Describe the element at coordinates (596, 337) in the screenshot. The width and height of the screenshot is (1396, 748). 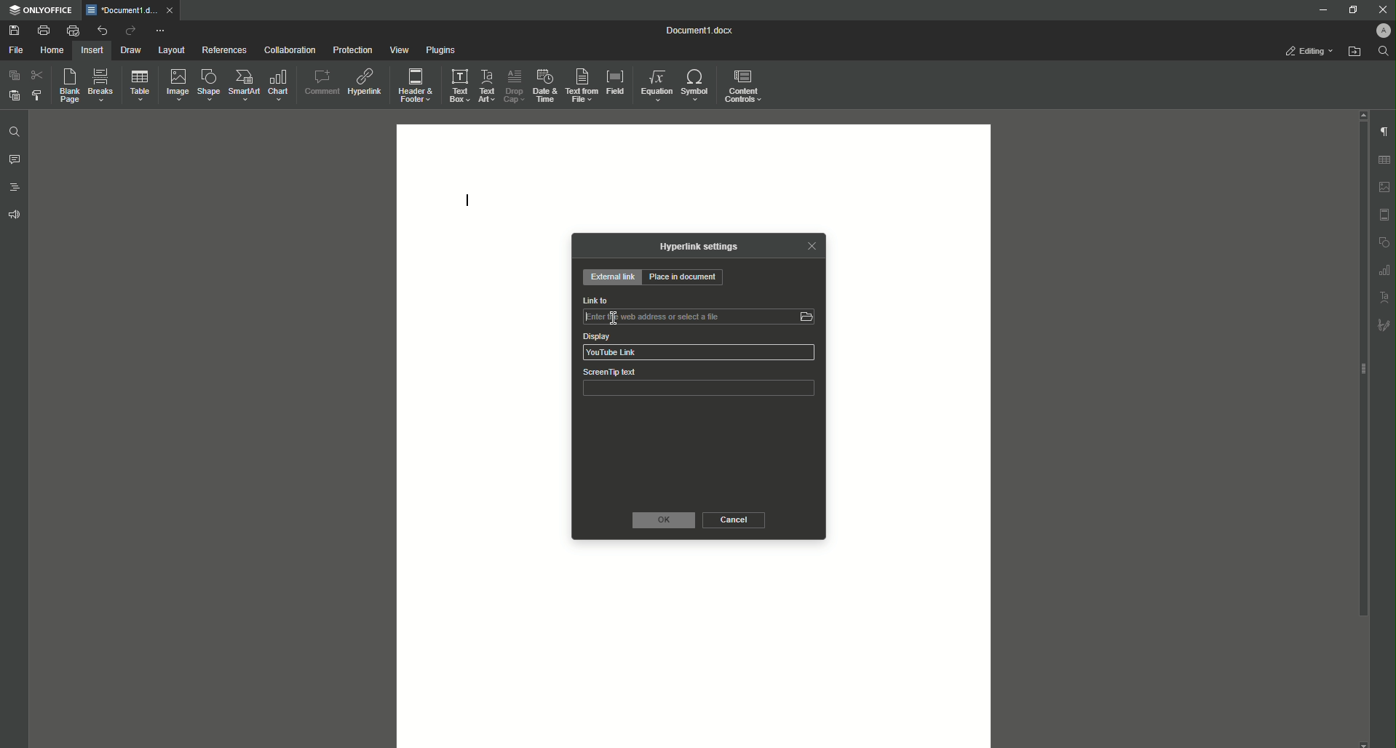
I see `Display` at that location.